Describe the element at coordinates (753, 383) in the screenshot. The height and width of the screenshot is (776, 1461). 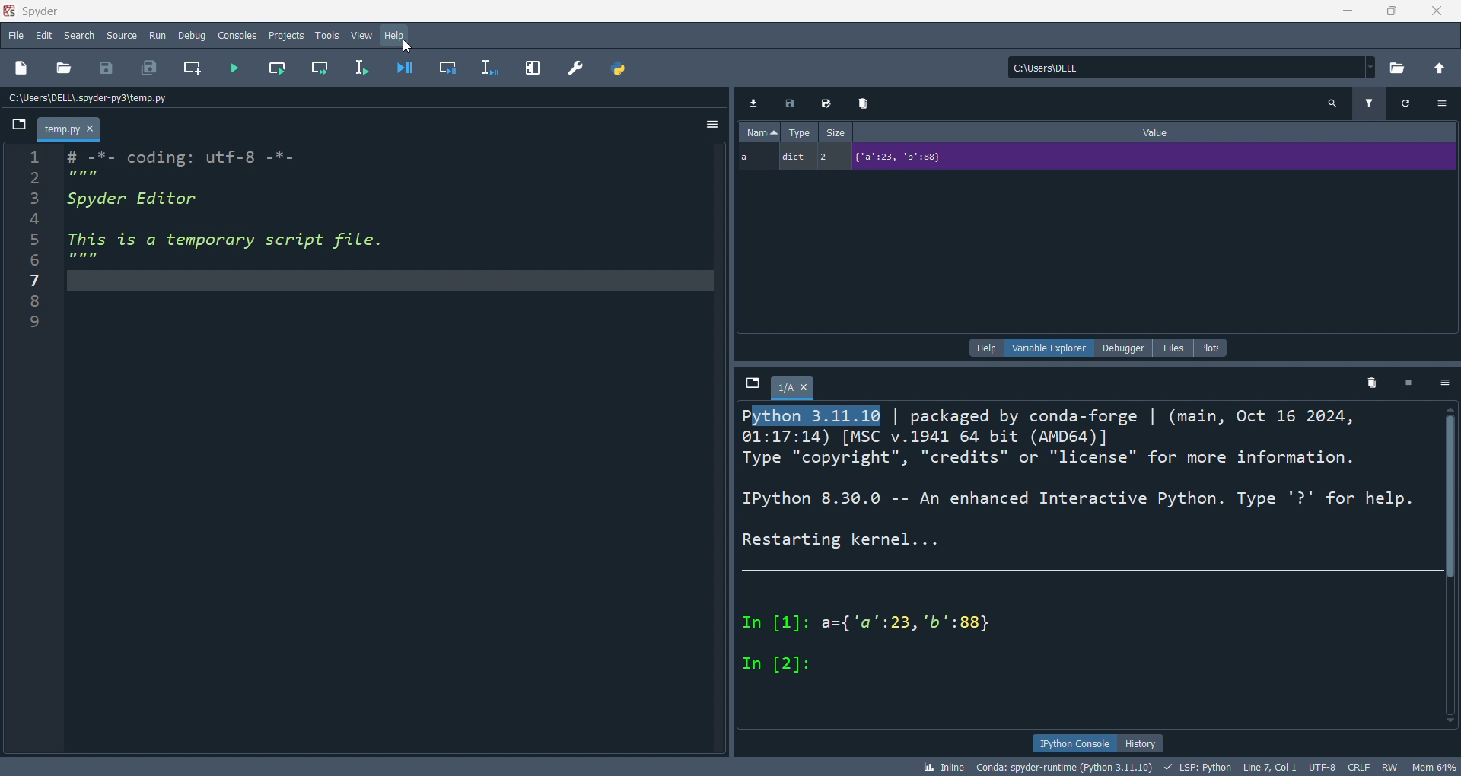
I see `File` at that location.